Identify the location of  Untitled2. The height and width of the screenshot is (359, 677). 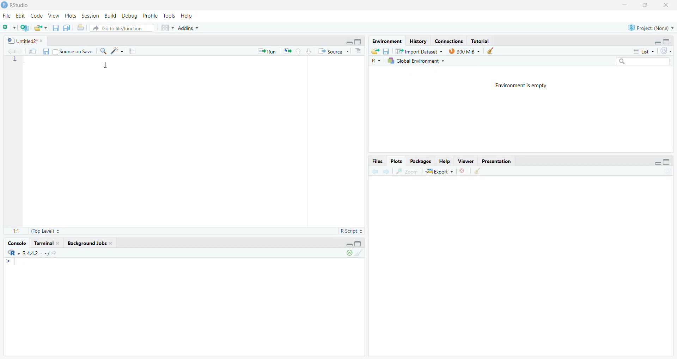
(27, 42).